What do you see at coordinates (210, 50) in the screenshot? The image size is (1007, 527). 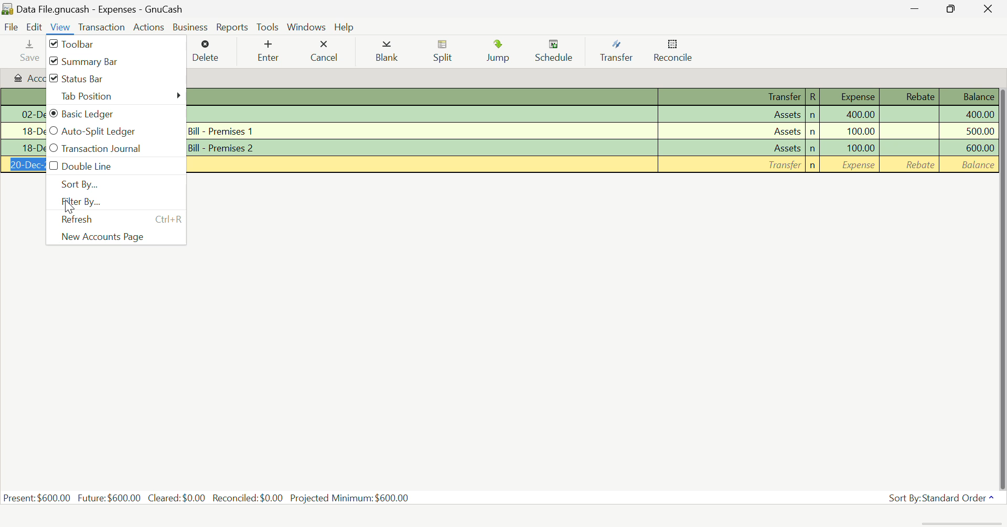 I see `Delete` at bounding box center [210, 50].